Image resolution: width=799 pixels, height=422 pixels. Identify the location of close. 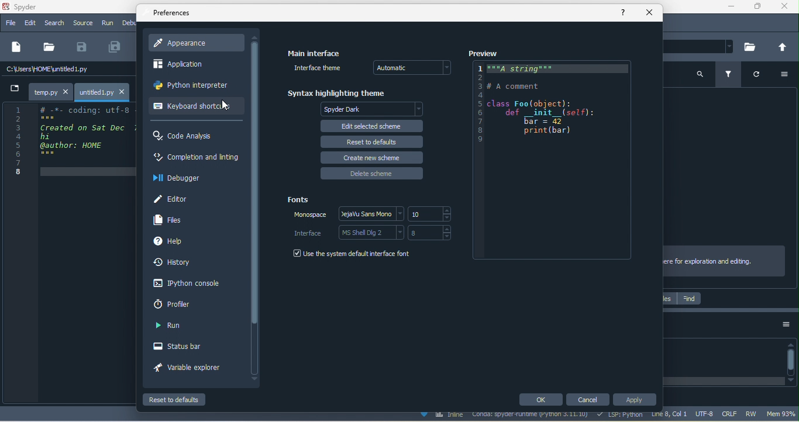
(784, 8).